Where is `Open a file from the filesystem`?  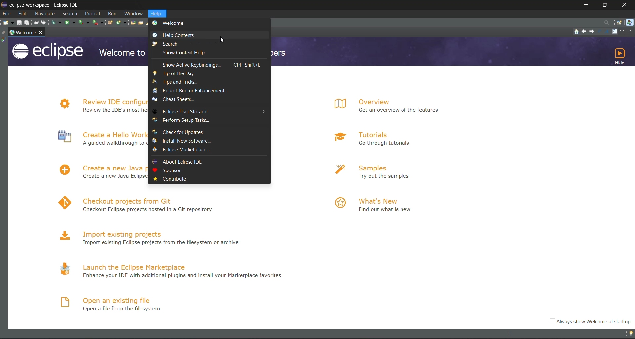 Open a file from the filesystem is located at coordinates (118, 310).